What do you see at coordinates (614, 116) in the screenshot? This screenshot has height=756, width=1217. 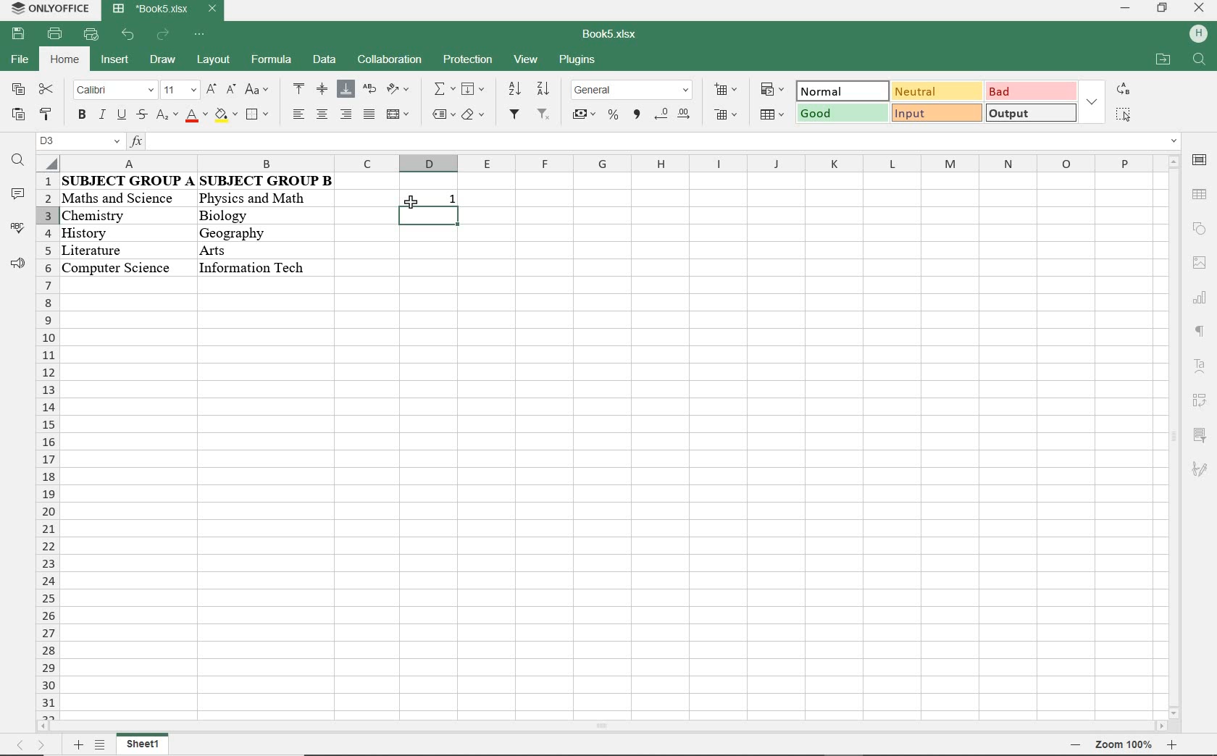 I see `percent style` at bounding box center [614, 116].